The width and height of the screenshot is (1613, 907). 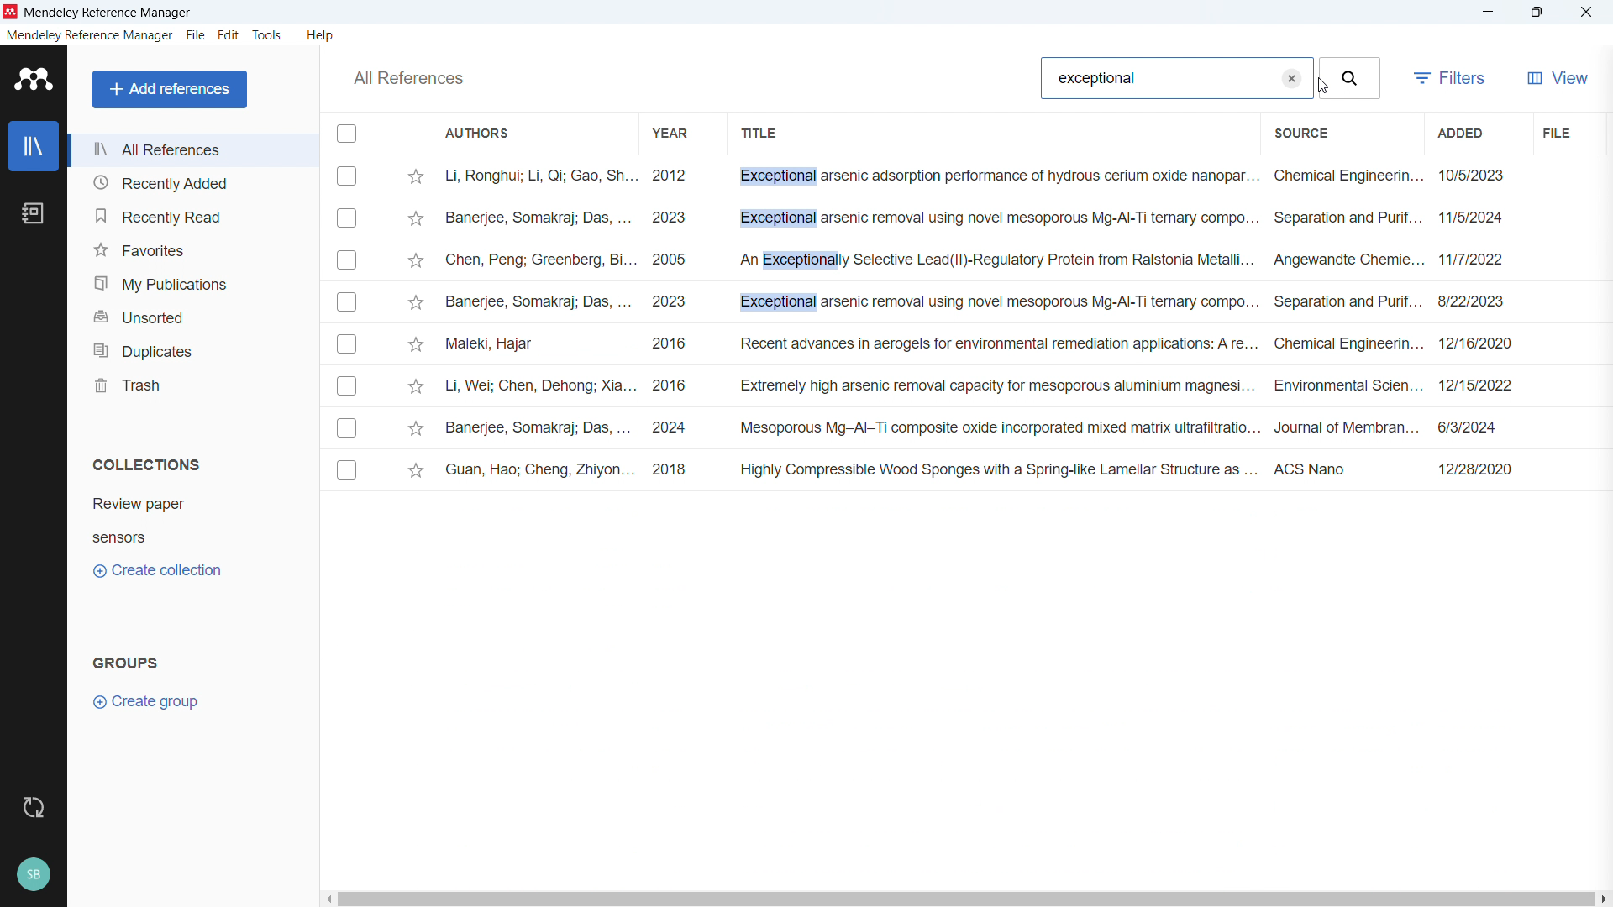 What do you see at coordinates (321, 34) in the screenshot?
I see `help` at bounding box center [321, 34].